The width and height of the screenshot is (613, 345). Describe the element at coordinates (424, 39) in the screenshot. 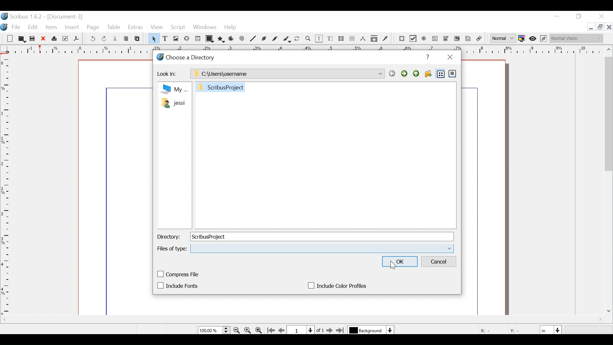

I see `PDF Radio Button` at that location.